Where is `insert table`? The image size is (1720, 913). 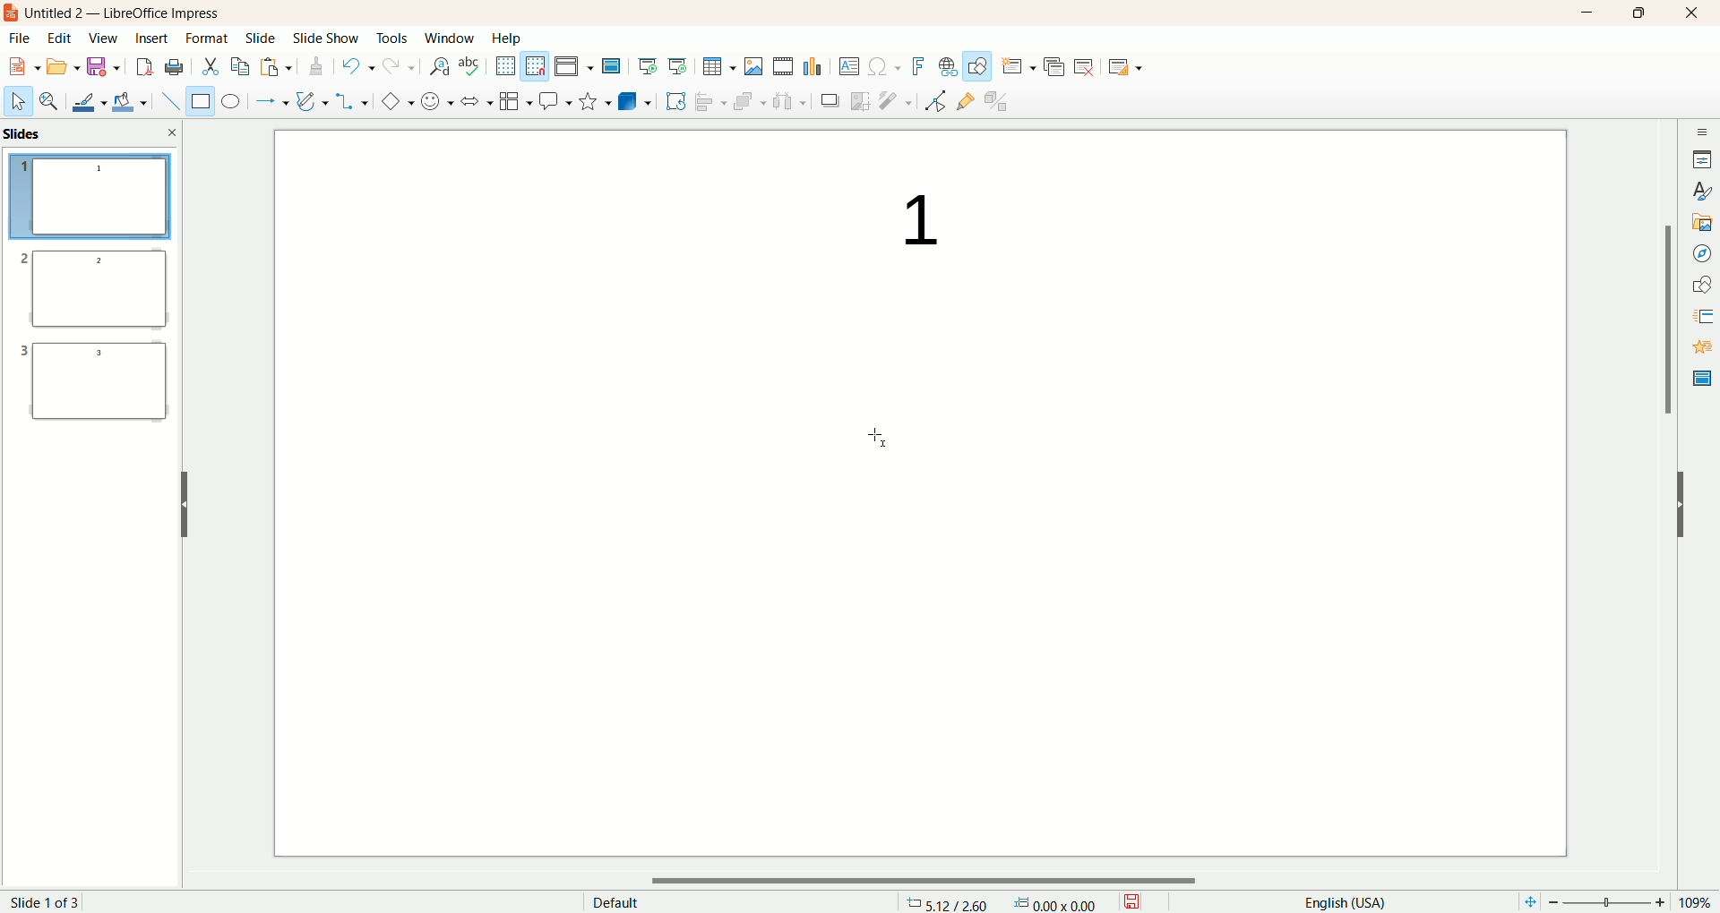 insert table is located at coordinates (718, 66).